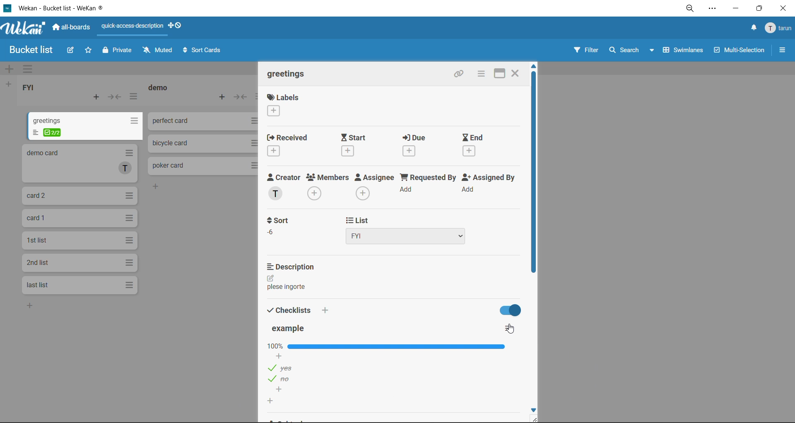 The height and width of the screenshot is (423, 795). I want to click on menu, so click(779, 28).